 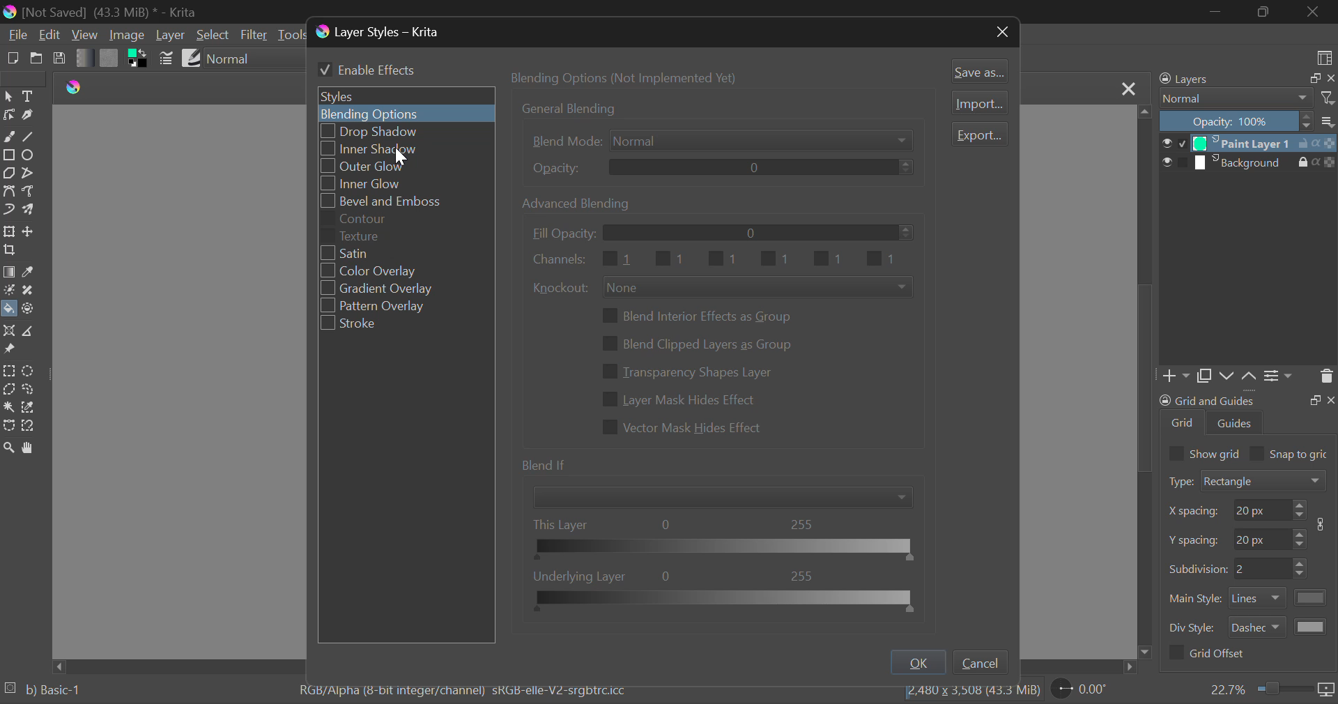 I want to click on cursor, so click(x=401, y=158).